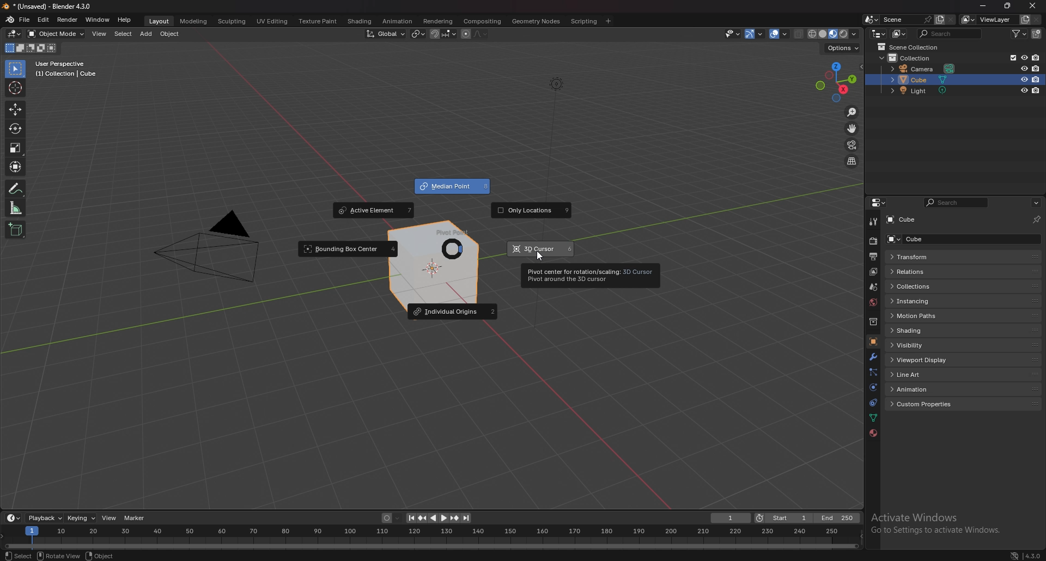 Image resolution: width=1046 pixels, height=561 pixels. I want to click on tool, so click(872, 223).